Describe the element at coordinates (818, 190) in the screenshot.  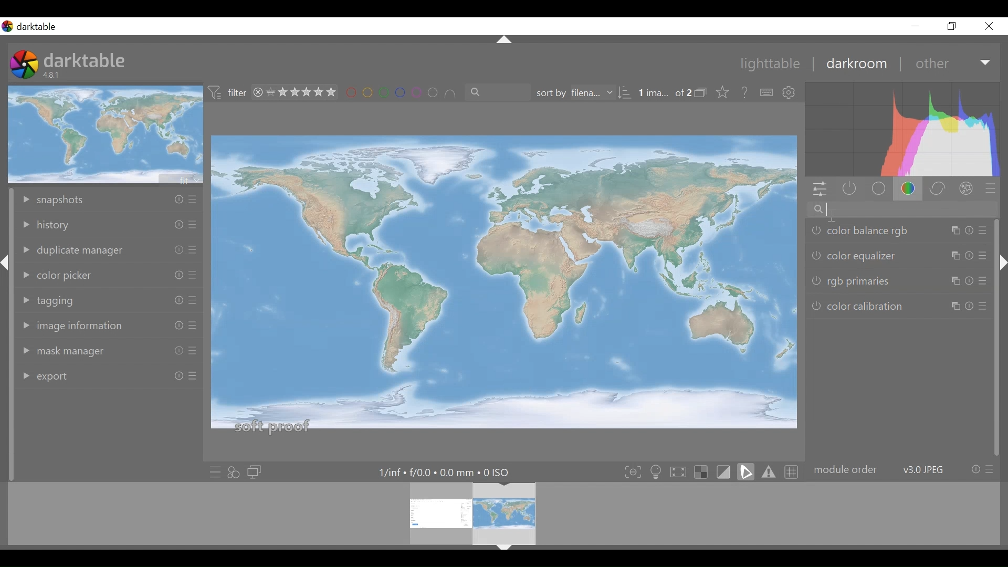
I see `quick access panel` at that location.